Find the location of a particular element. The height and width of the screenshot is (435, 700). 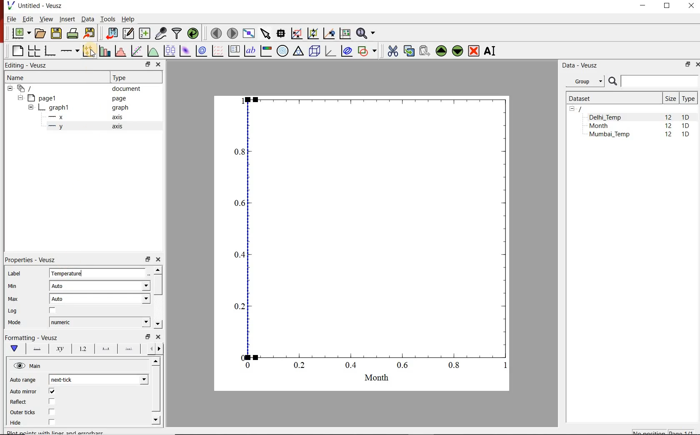

Edit is located at coordinates (27, 19).